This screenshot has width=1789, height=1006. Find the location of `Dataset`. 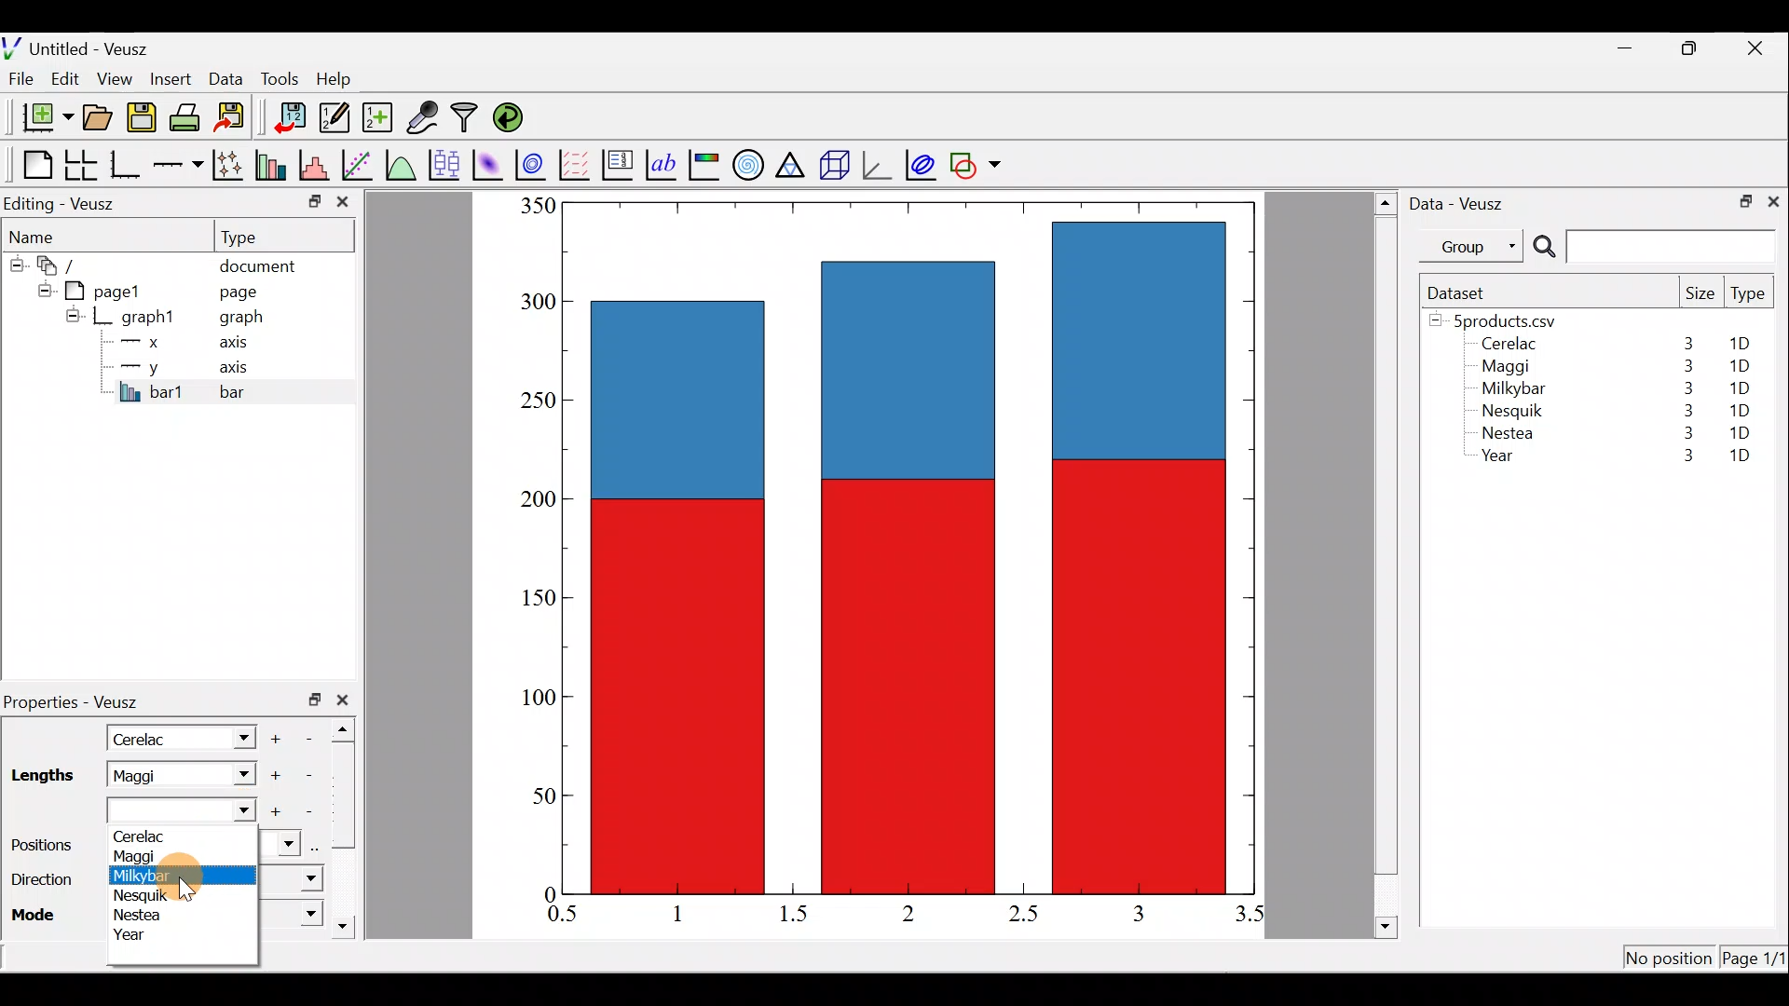

Dataset is located at coordinates (1463, 292).